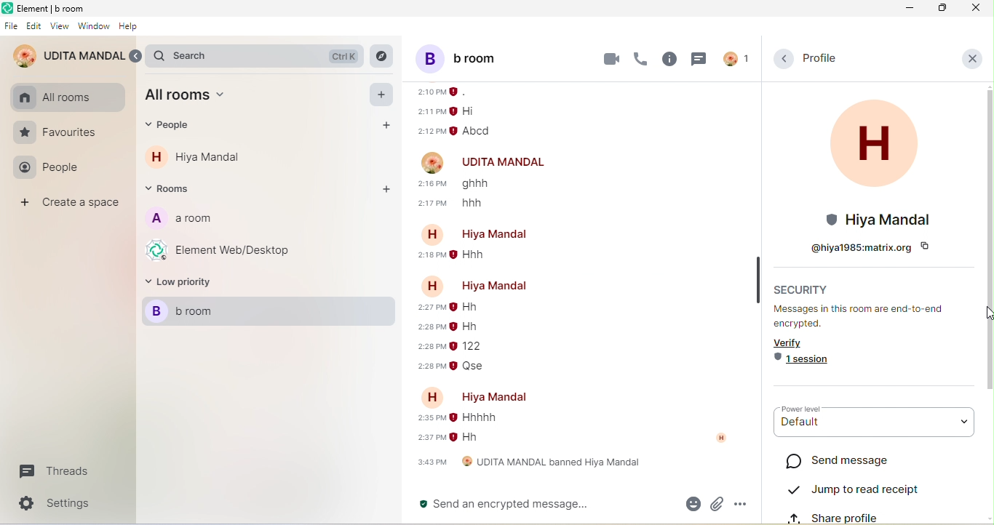 The height and width of the screenshot is (525, 994). I want to click on a room, so click(180, 220).